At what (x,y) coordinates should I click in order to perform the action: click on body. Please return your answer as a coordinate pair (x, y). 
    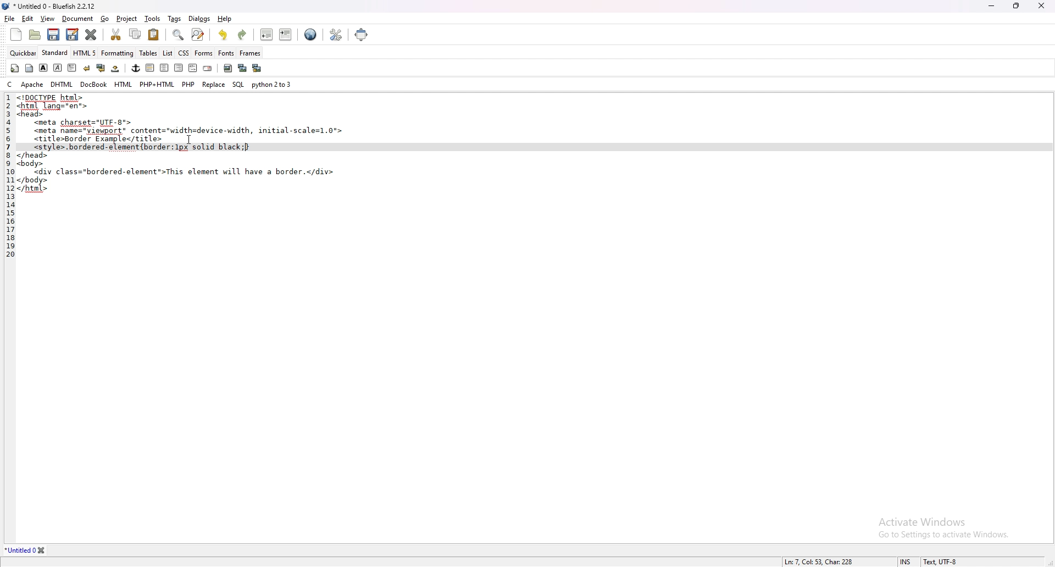
    Looking at the image, I should click on (29, 68).